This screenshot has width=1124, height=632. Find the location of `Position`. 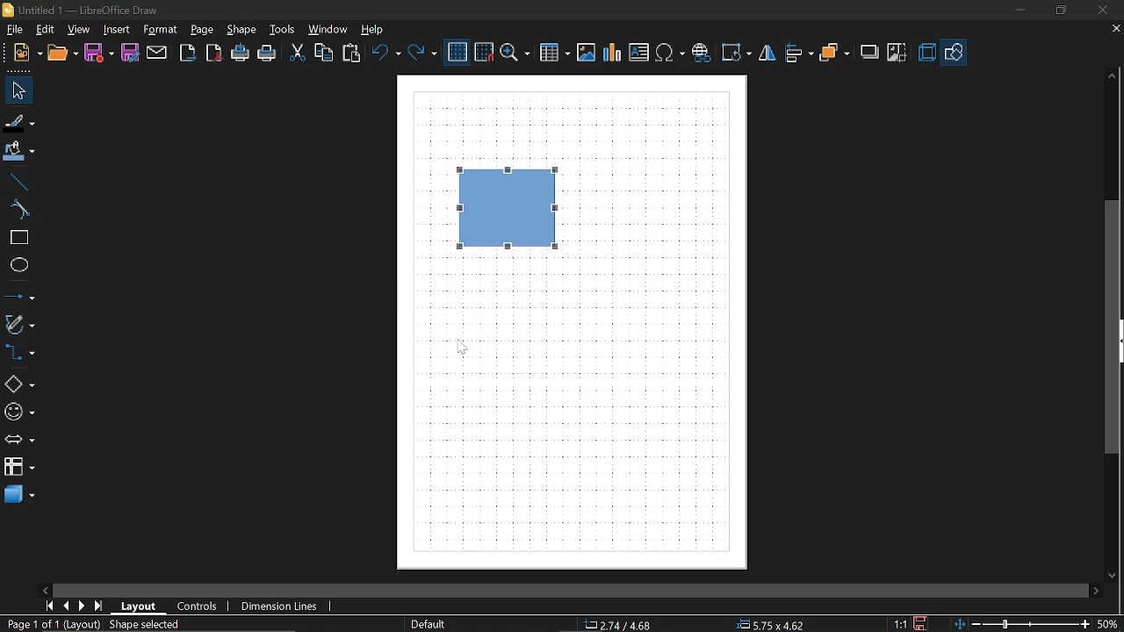

Position is located at coordinates (767, 624).